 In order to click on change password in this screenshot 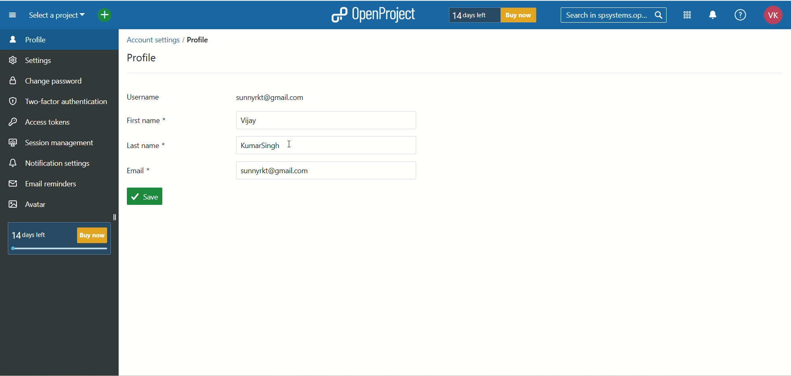, I will do `click(49, 82)`.